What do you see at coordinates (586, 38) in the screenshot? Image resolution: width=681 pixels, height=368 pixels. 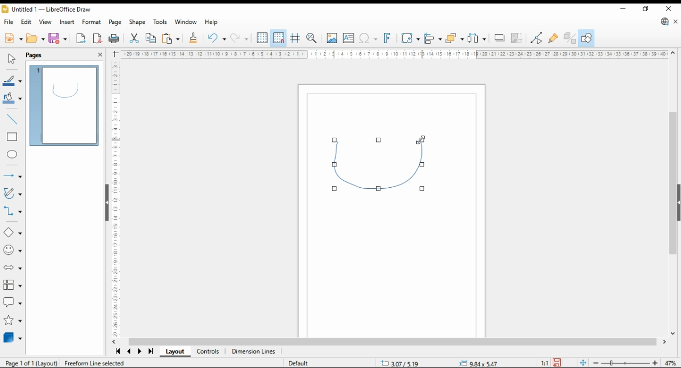 I see `show draw functions` at bounding box center [586, 38].